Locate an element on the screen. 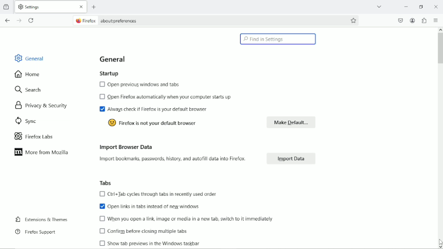  0 Show tab previews in the Windows taskbar is located at coordinates (151, 244).